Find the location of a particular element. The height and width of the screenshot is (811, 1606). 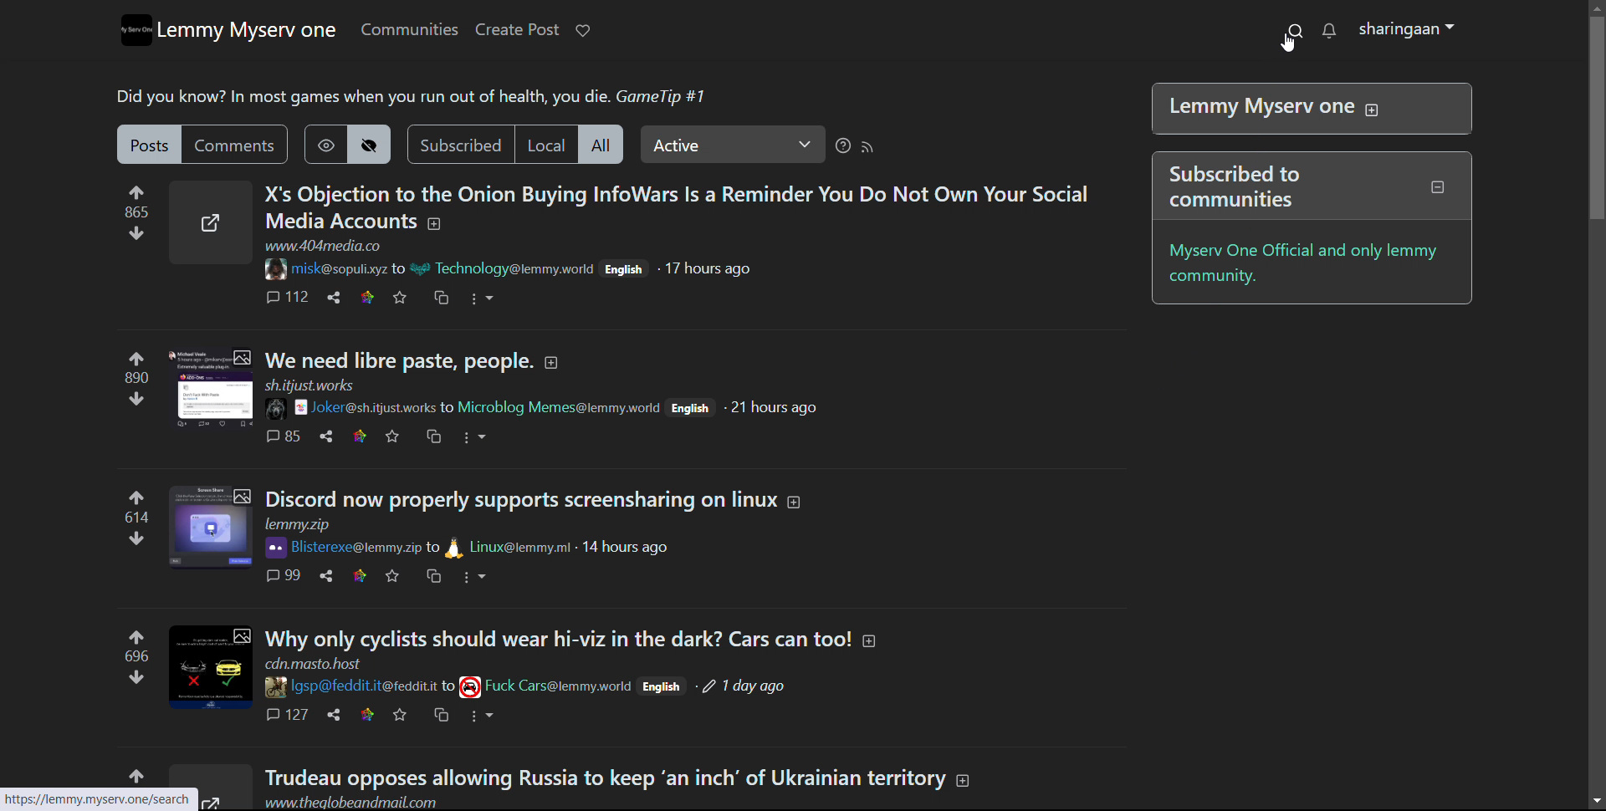

comments is located at coordinates (284, 576).